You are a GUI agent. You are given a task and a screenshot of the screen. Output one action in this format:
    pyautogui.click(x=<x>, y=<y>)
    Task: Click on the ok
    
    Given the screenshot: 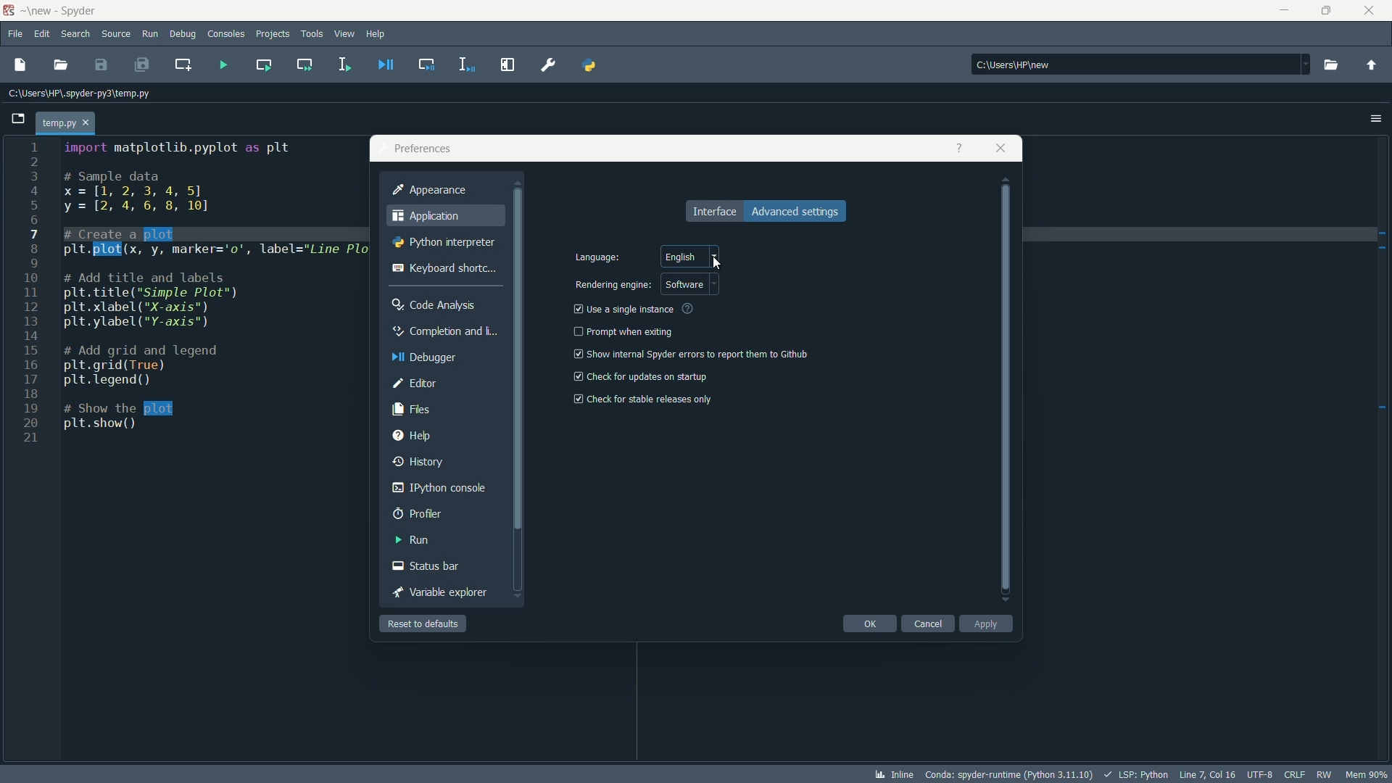 What is the action you would take?
    pyautogui.click(x=869, y=624)
    